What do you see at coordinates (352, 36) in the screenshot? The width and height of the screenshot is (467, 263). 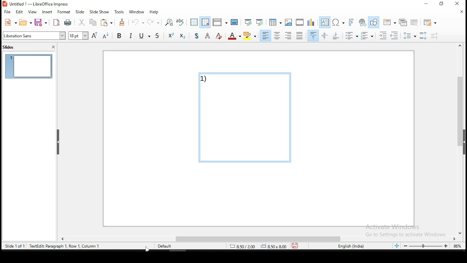 I see `toggle unordered list` at bounding box center [352, 36].